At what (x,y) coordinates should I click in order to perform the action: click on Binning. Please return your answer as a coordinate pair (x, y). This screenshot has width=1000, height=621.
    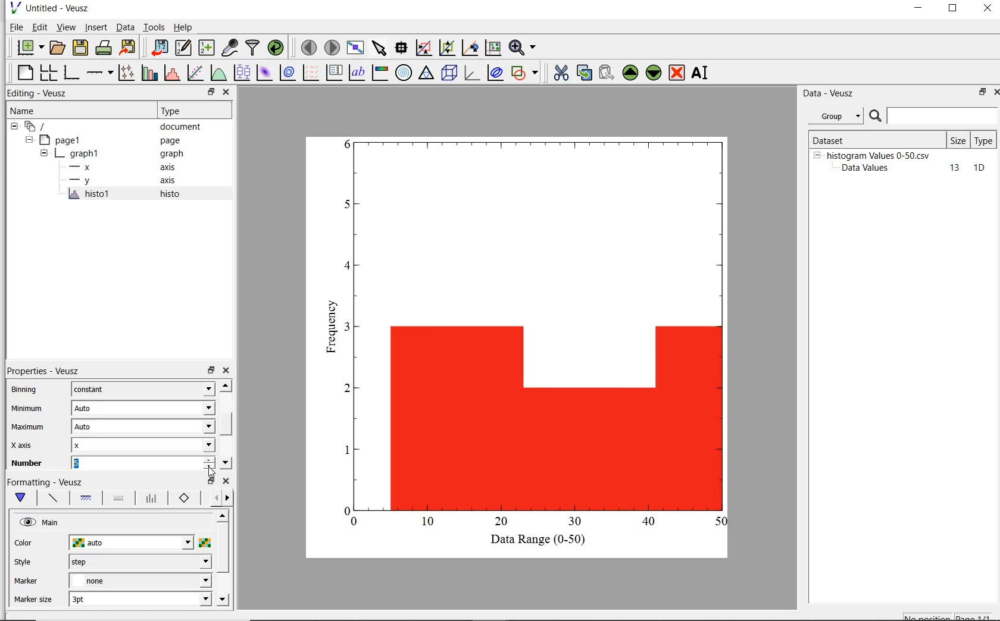
    Looking at the image, I should click on (28, 391).